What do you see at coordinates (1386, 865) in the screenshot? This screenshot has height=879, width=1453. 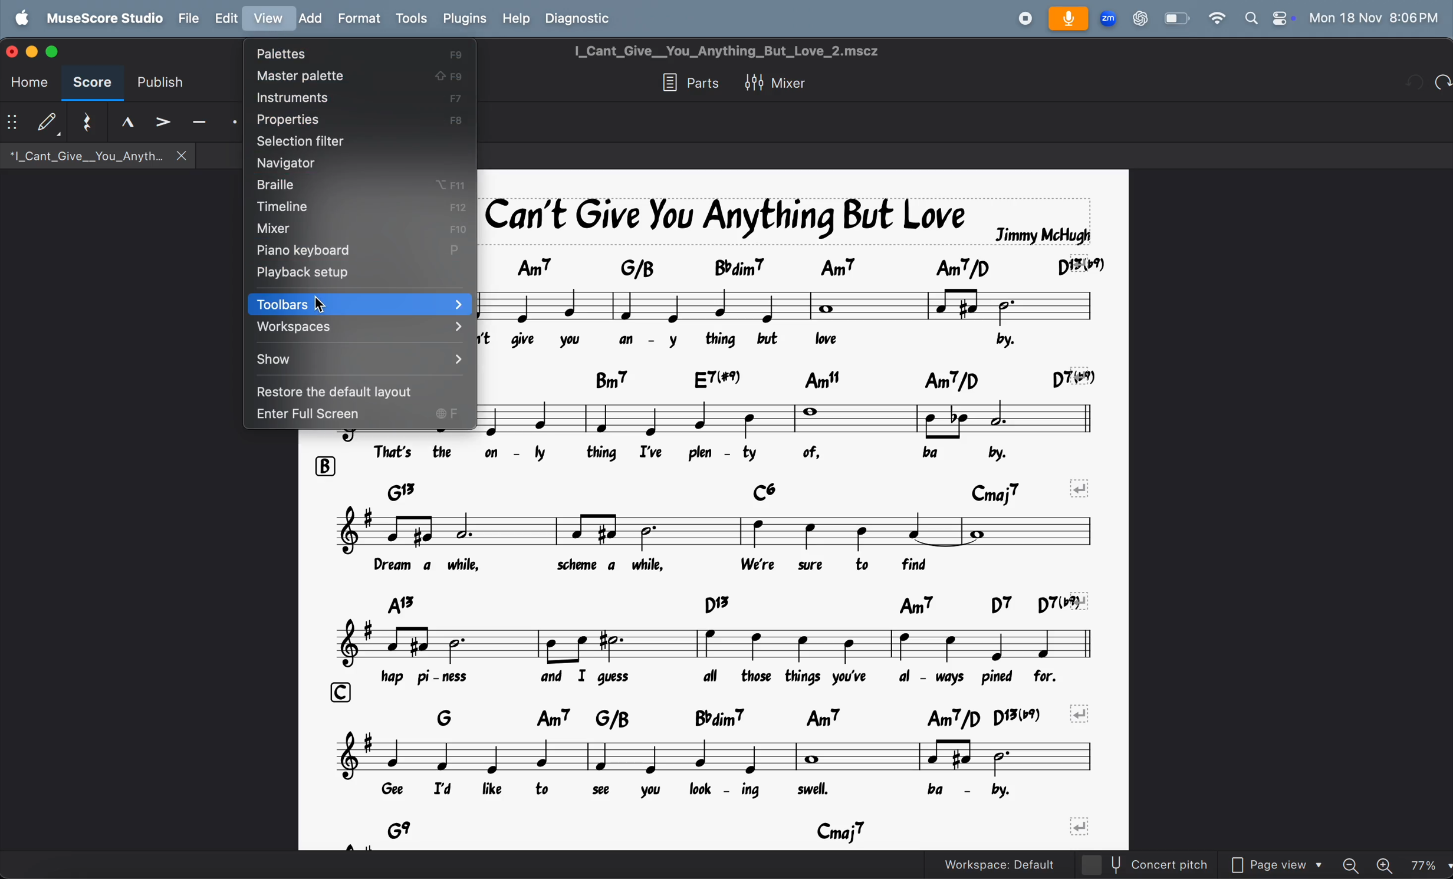 I see `zoom in` at bounding box center [1386, 865].